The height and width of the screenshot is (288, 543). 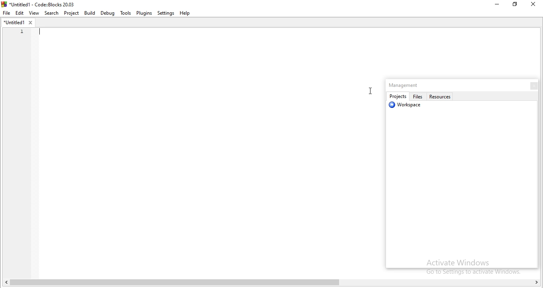 I want to click on Activate Windows
"Go 0 Settings to activate Windows., so click(x=470, y=266).